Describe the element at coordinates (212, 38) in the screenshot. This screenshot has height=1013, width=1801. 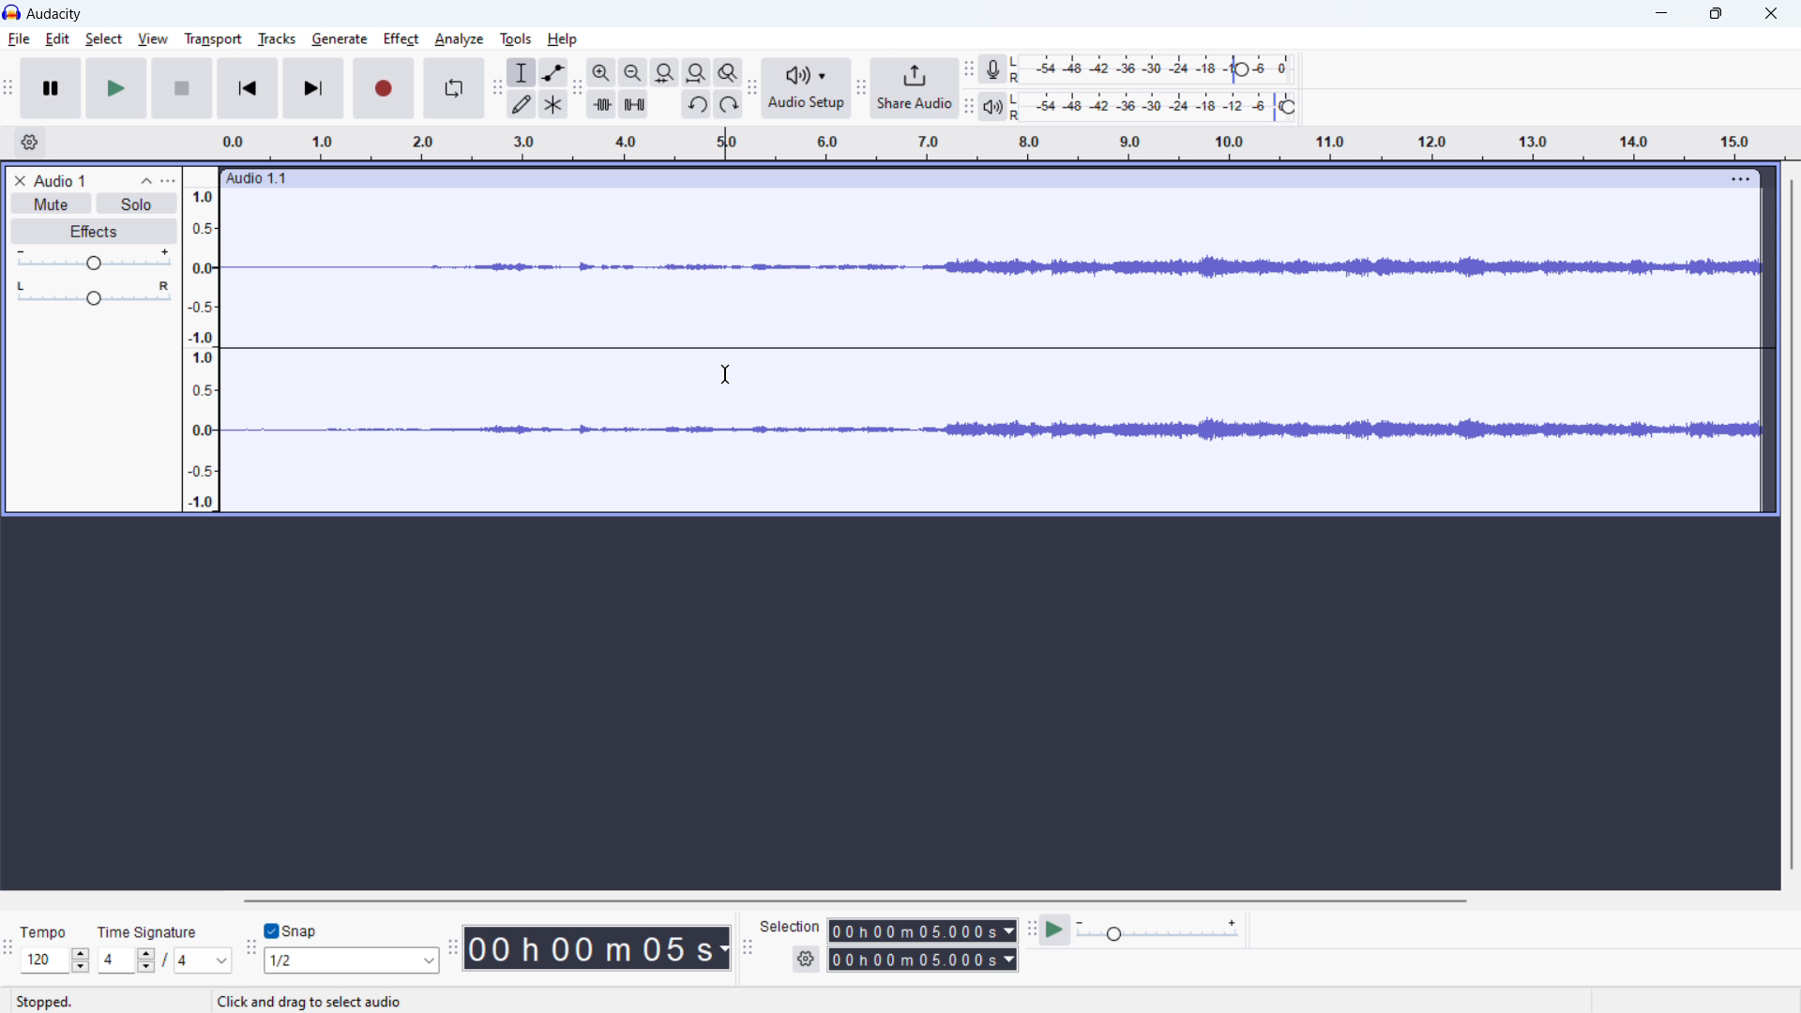
I see `transport` at that location.